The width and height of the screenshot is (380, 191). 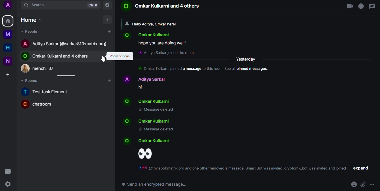 I want to click on cursor, so click(x=104, y=60).